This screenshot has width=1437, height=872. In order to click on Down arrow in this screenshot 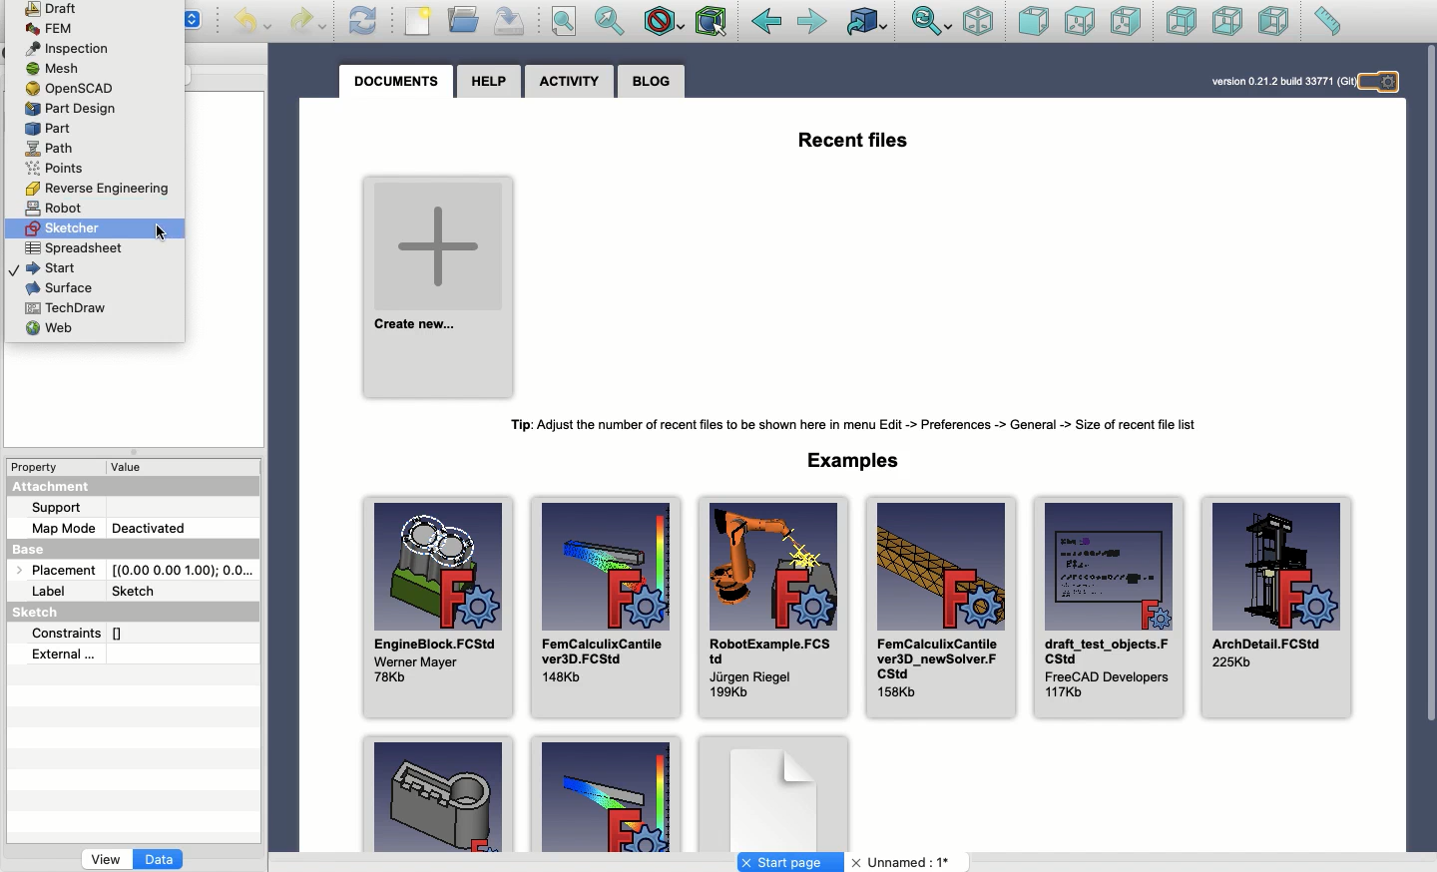, I will do `click(197, 27)`.